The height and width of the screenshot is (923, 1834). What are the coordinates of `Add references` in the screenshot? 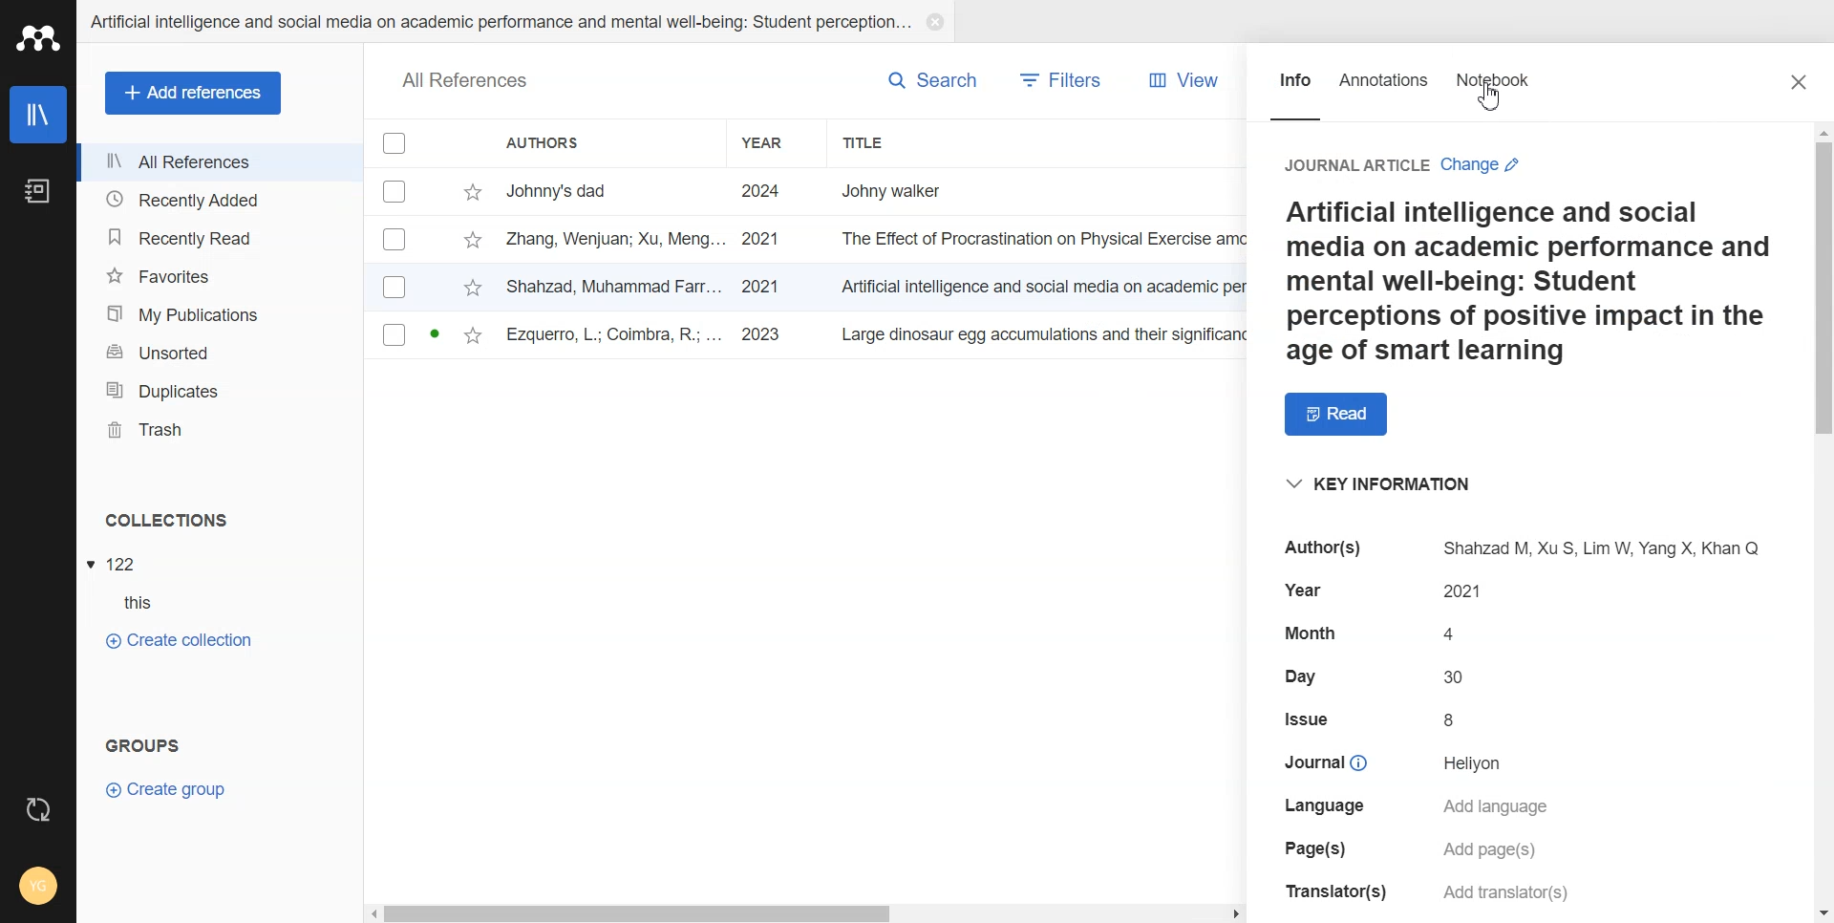 It's located at (194, 94).